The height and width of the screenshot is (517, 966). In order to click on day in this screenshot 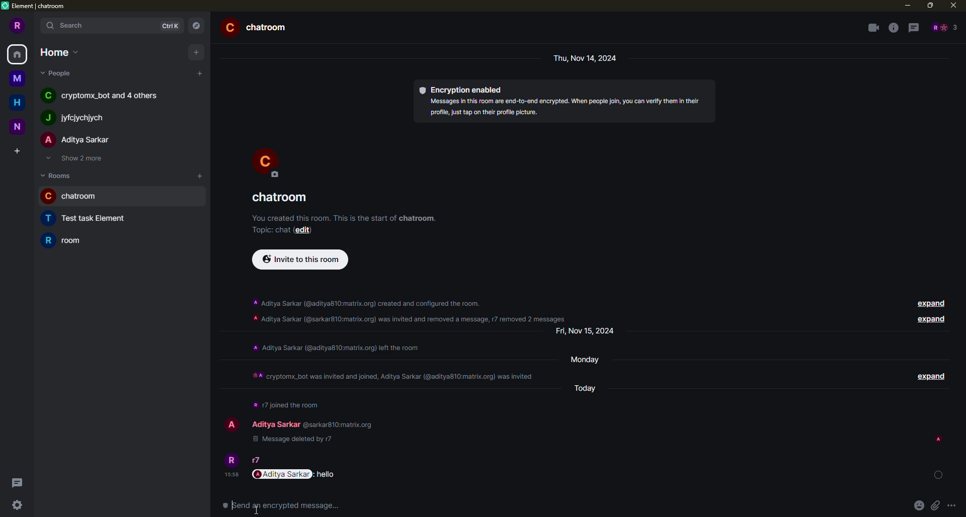, I will do `click(591, 386)`.